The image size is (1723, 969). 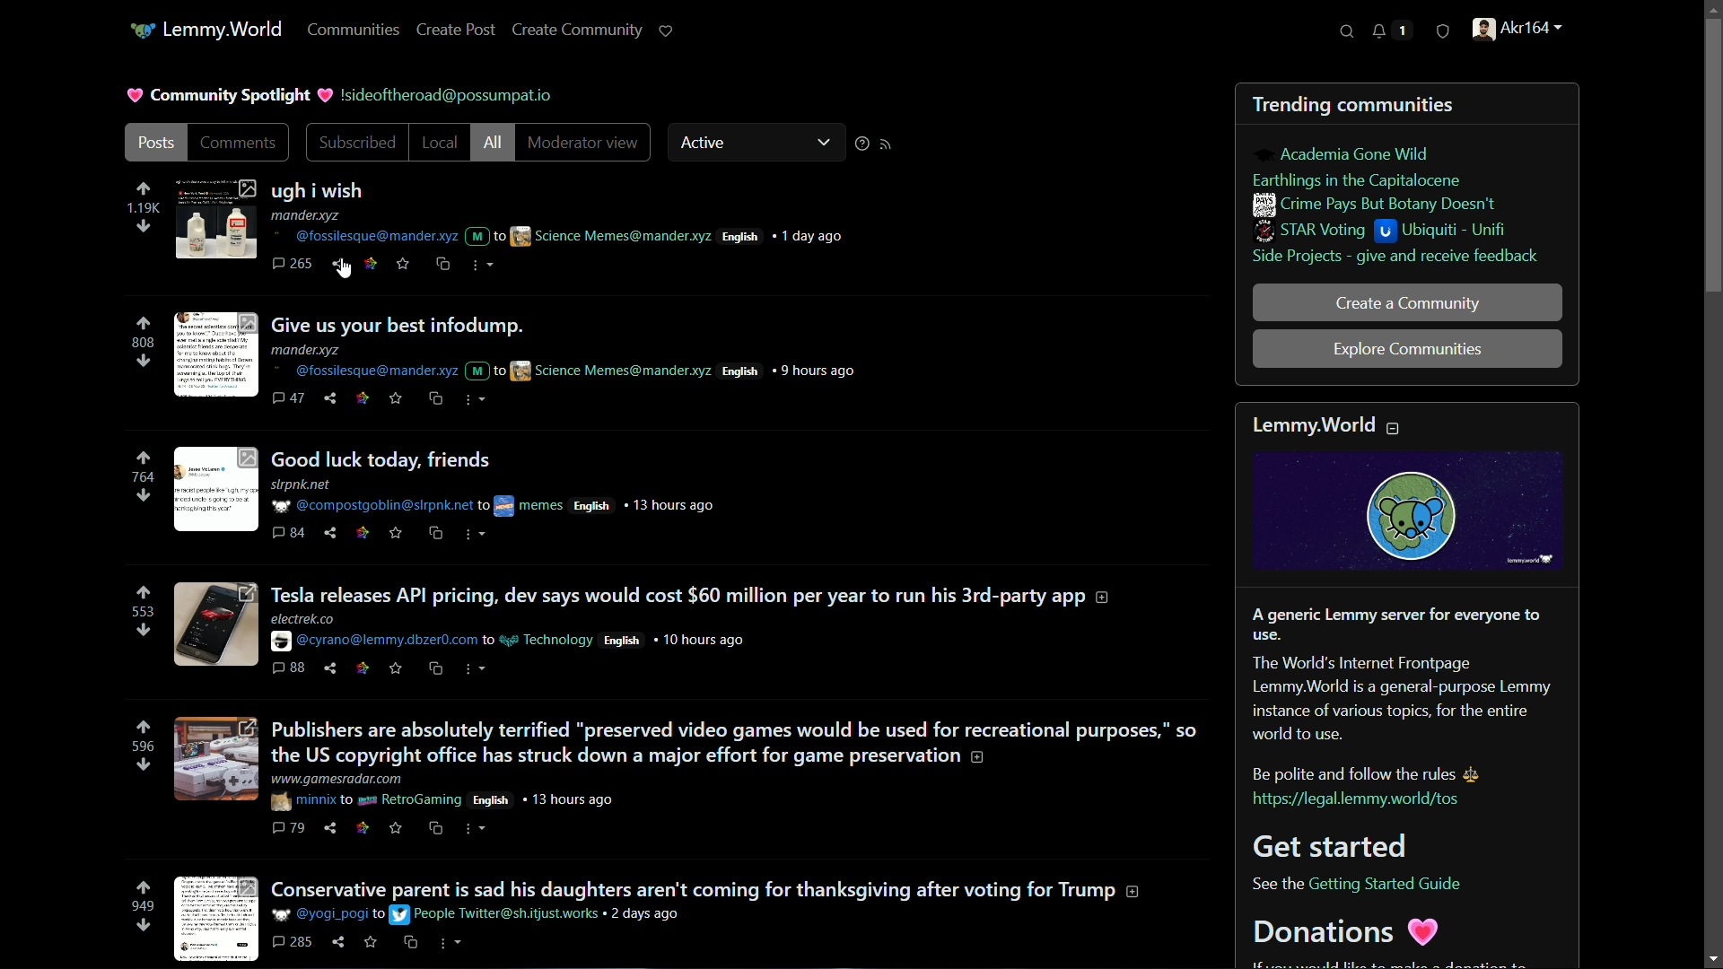 What do you see at coordinates (437, 399) in the screenshot?
I see `cross psot` at bounding box center [437, 399].